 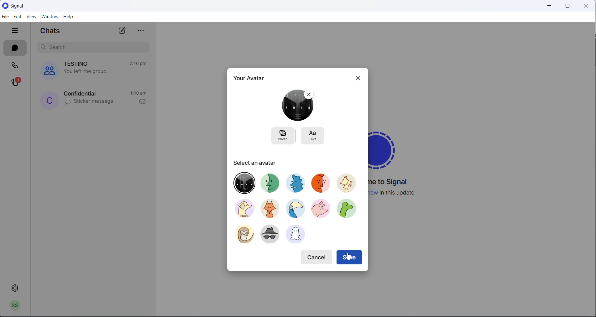 I want to click on group cover picture, so click(x=48, y=71).